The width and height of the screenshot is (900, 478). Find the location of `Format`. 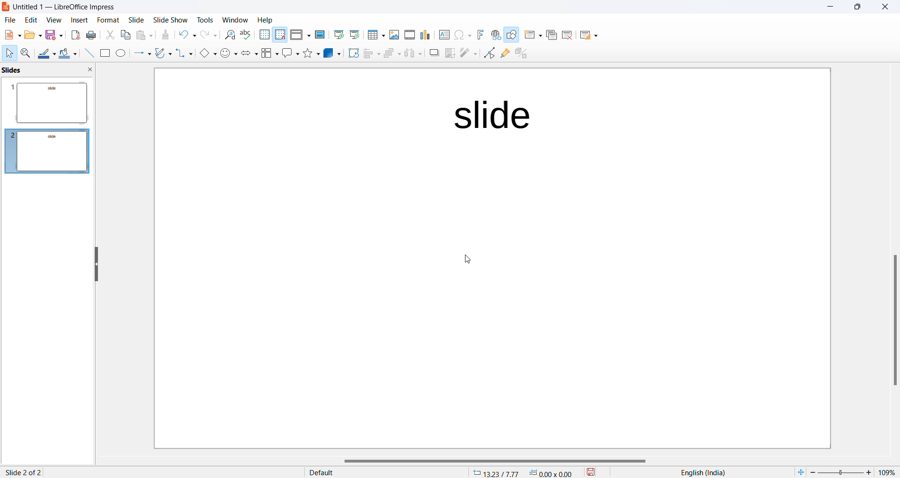

Format is located at coordinates (105, 19).